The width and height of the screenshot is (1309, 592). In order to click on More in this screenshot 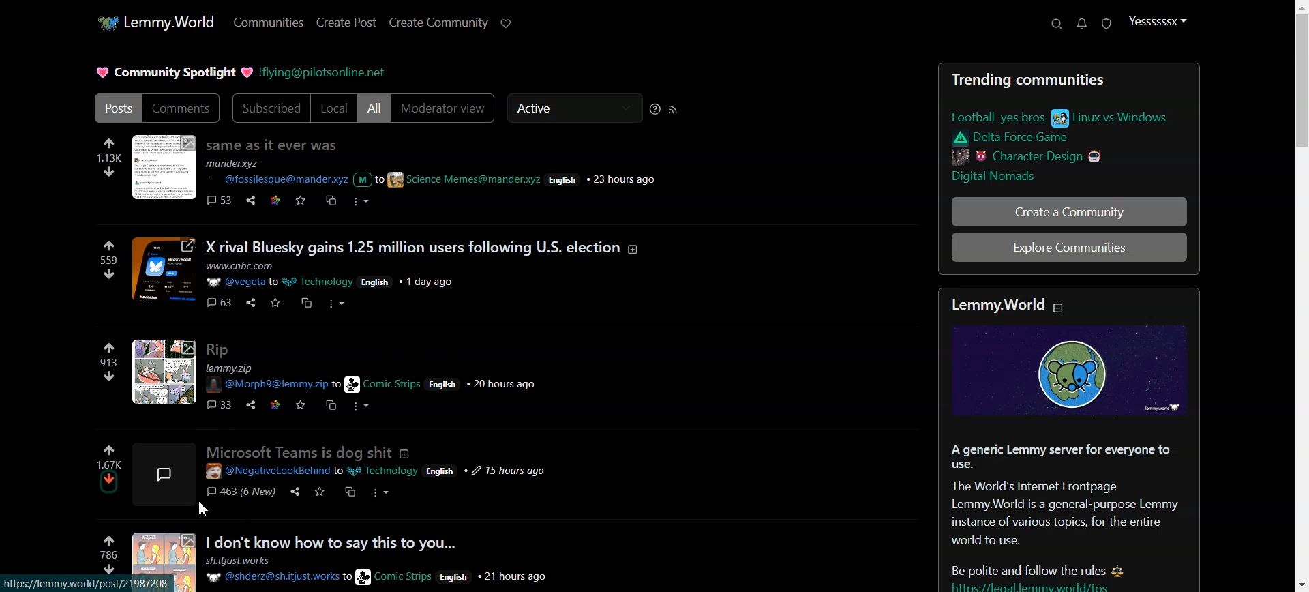, I will do `click(382, 492)`.